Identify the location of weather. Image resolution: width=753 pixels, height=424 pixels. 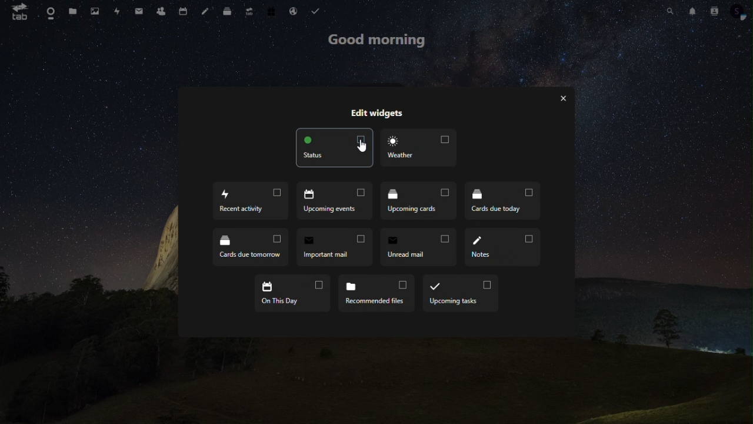
(421, 148).